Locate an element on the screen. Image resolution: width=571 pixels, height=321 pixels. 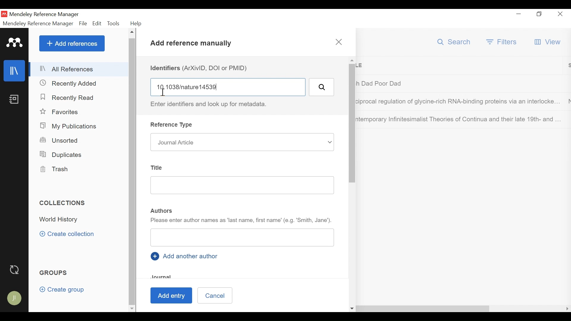
Sync is located at coordinates (14, 269).